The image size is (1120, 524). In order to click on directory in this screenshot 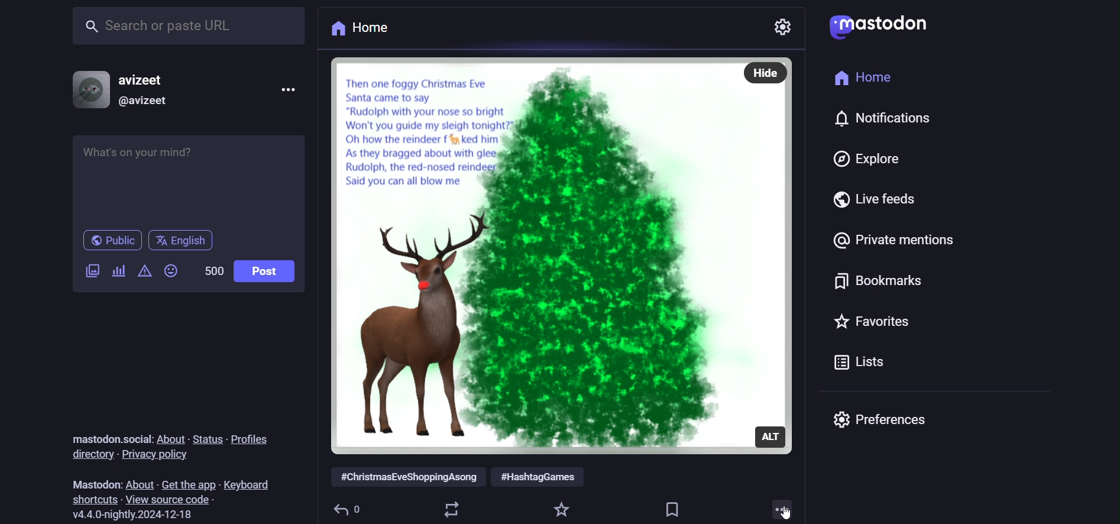, I will do `click(89, 454)`.